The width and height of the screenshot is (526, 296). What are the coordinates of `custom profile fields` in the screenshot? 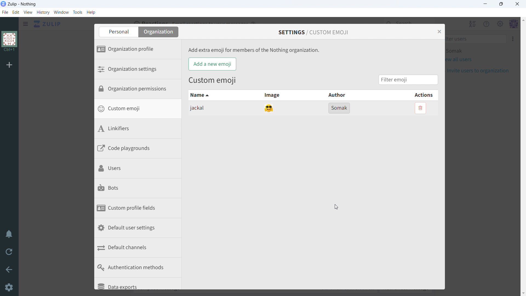 It's located at (140, 209).